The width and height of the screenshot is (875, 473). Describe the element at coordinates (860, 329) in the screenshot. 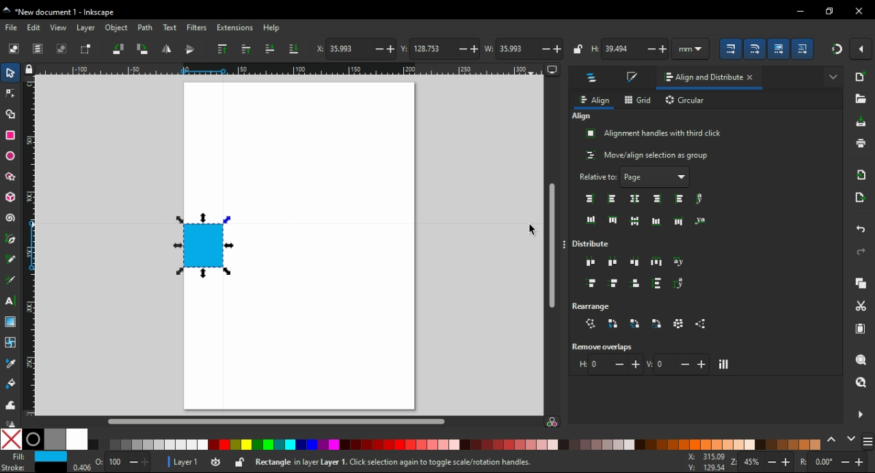

I see `paste` at that location.